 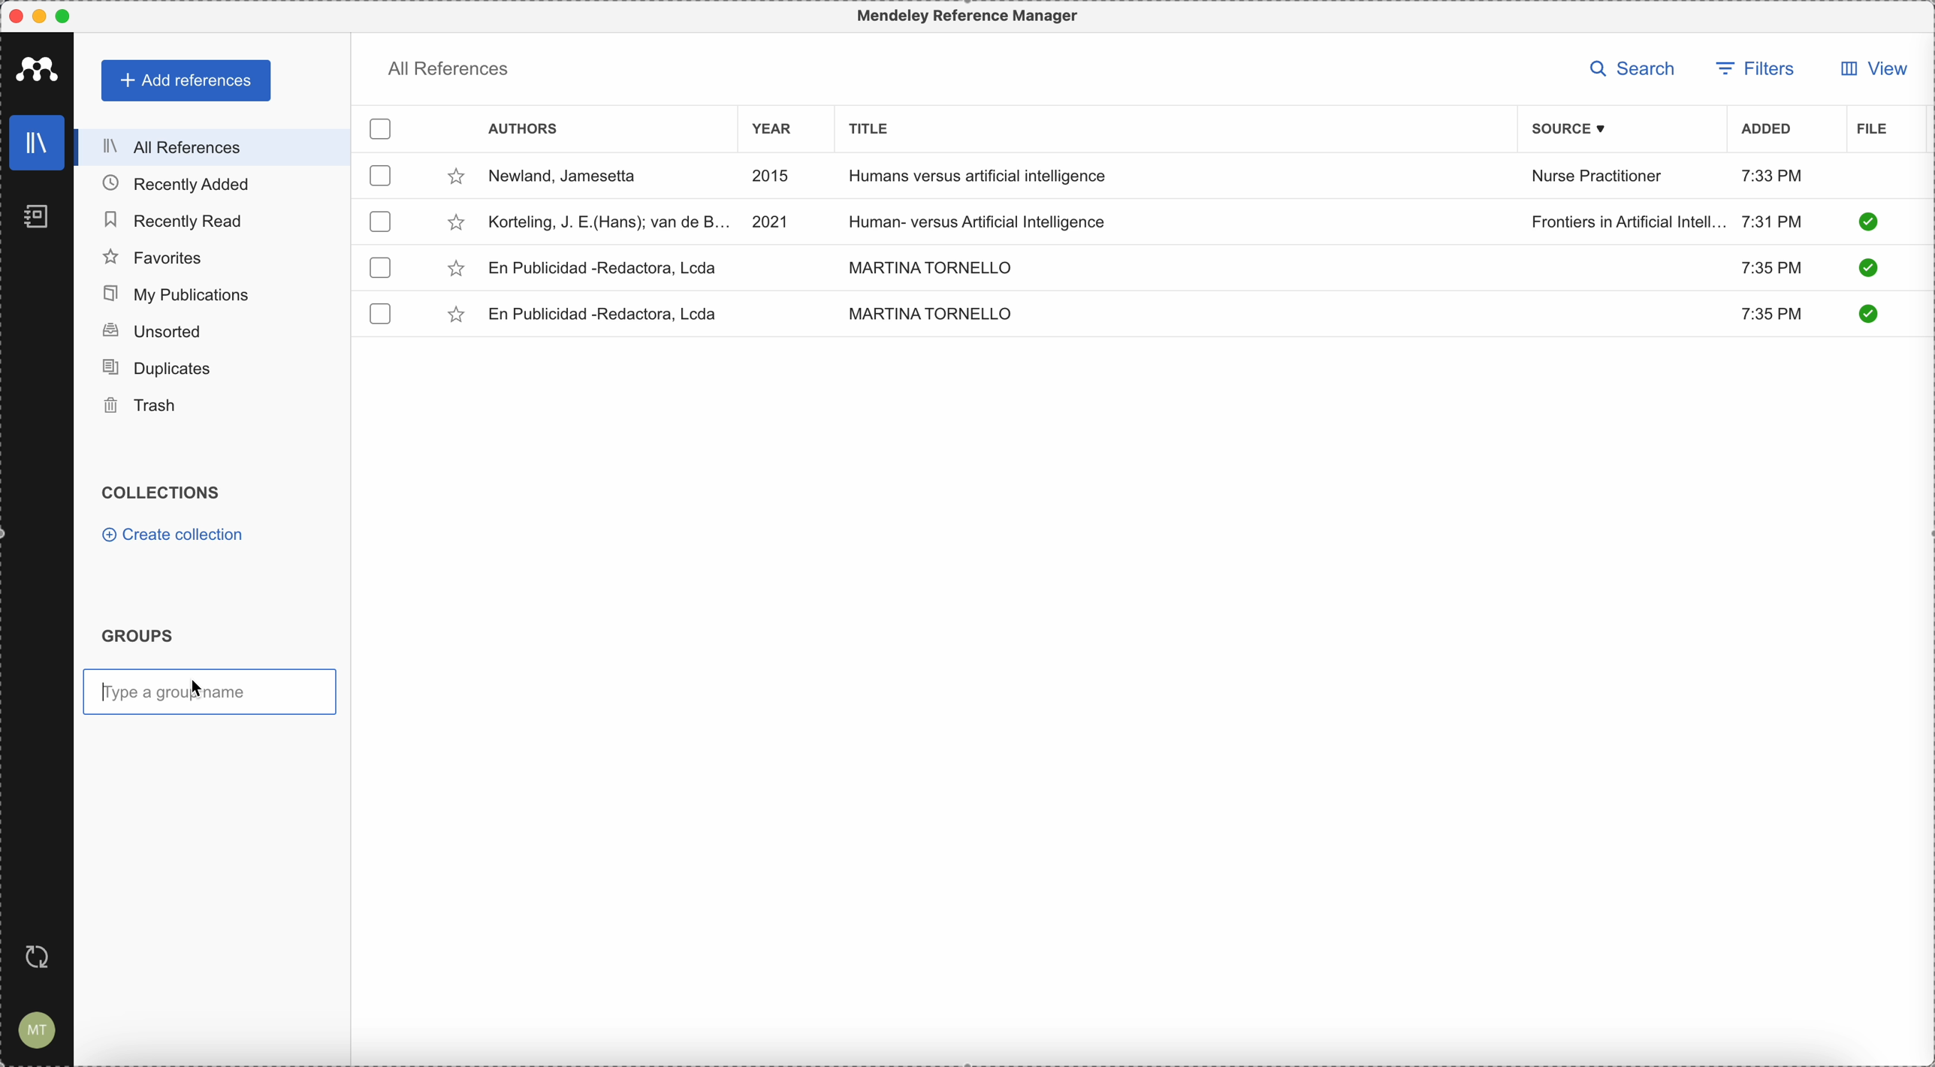 What do you see at coordinates (384, 269) in the screenshot?
I see `checkbox` at bounding box center [384, 269].